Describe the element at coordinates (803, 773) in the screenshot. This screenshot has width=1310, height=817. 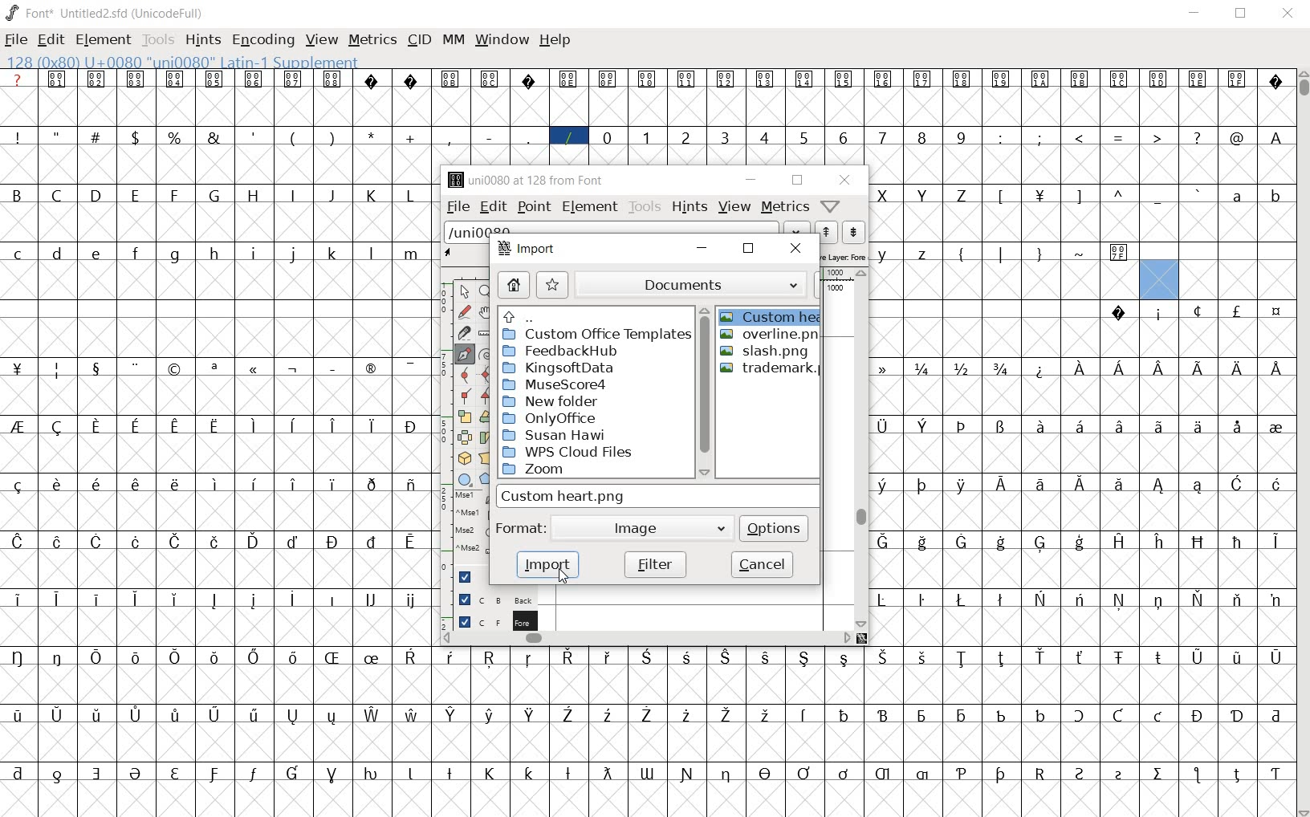
I see `glyph` at that location.